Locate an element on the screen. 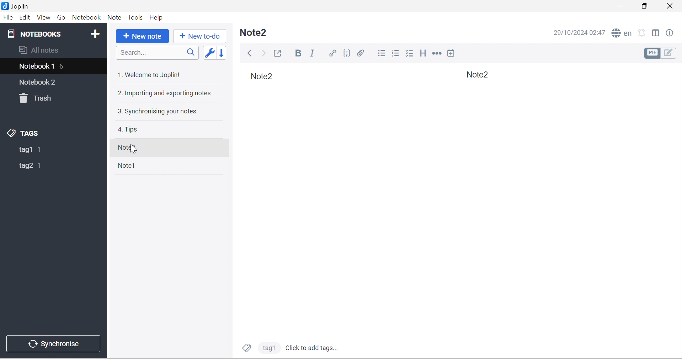 The image size is (682, 359). Note2 is located at coordinates (261, 76).